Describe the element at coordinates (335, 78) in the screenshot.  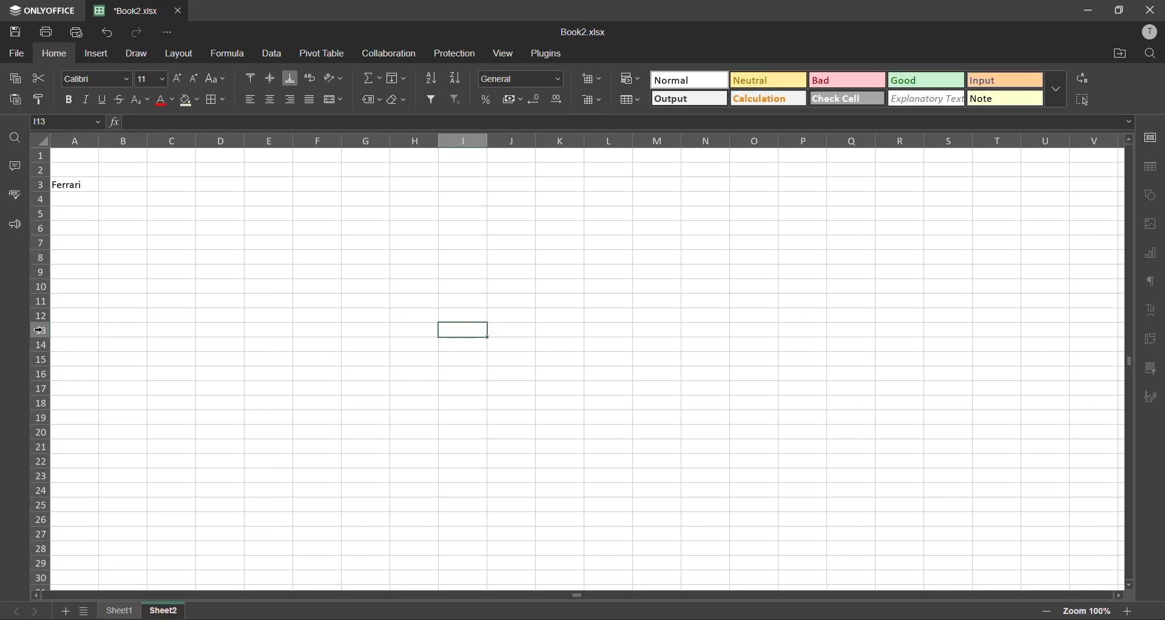
I see `orientation` at that location.